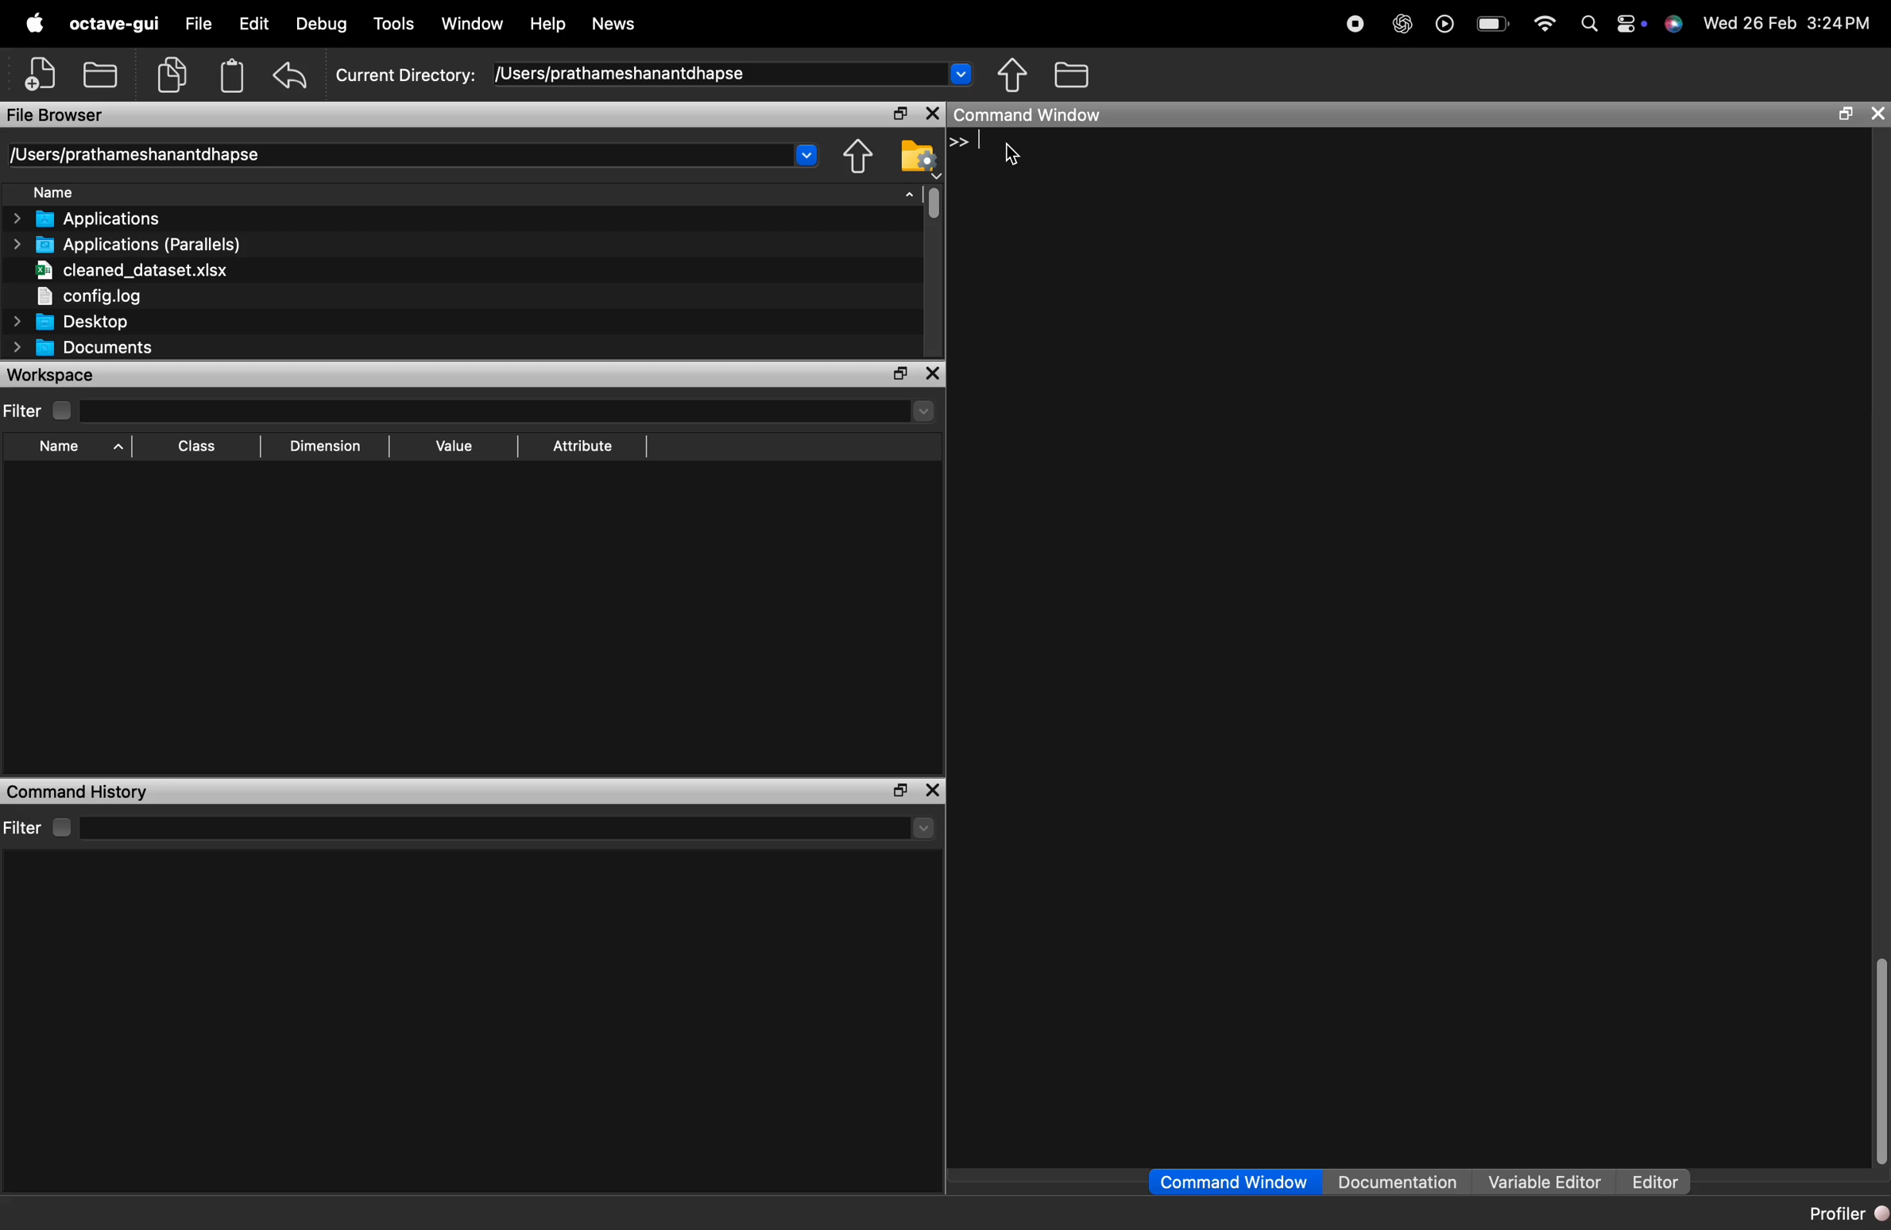  I want to click on Copy, so click(173, 73).